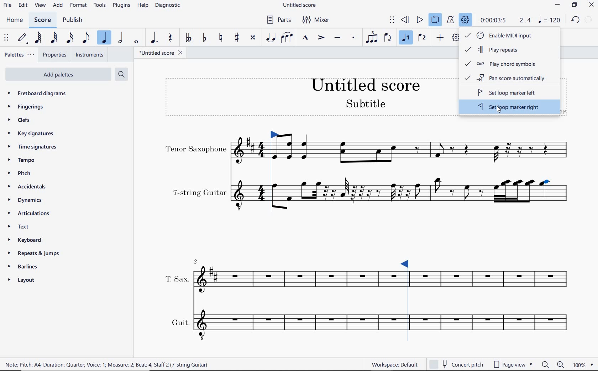 This screenshot has width=598, height=371. Describe the element at coordinates (17, 226) in the screenshot. I see `TEXT` at that location.